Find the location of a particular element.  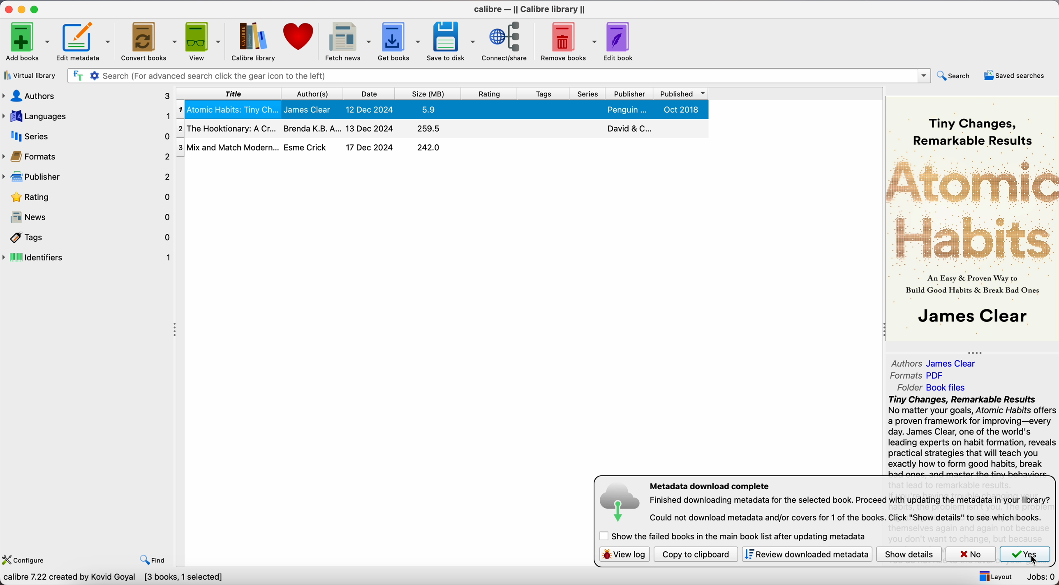

save to disk is located at coordinates (451, 42).